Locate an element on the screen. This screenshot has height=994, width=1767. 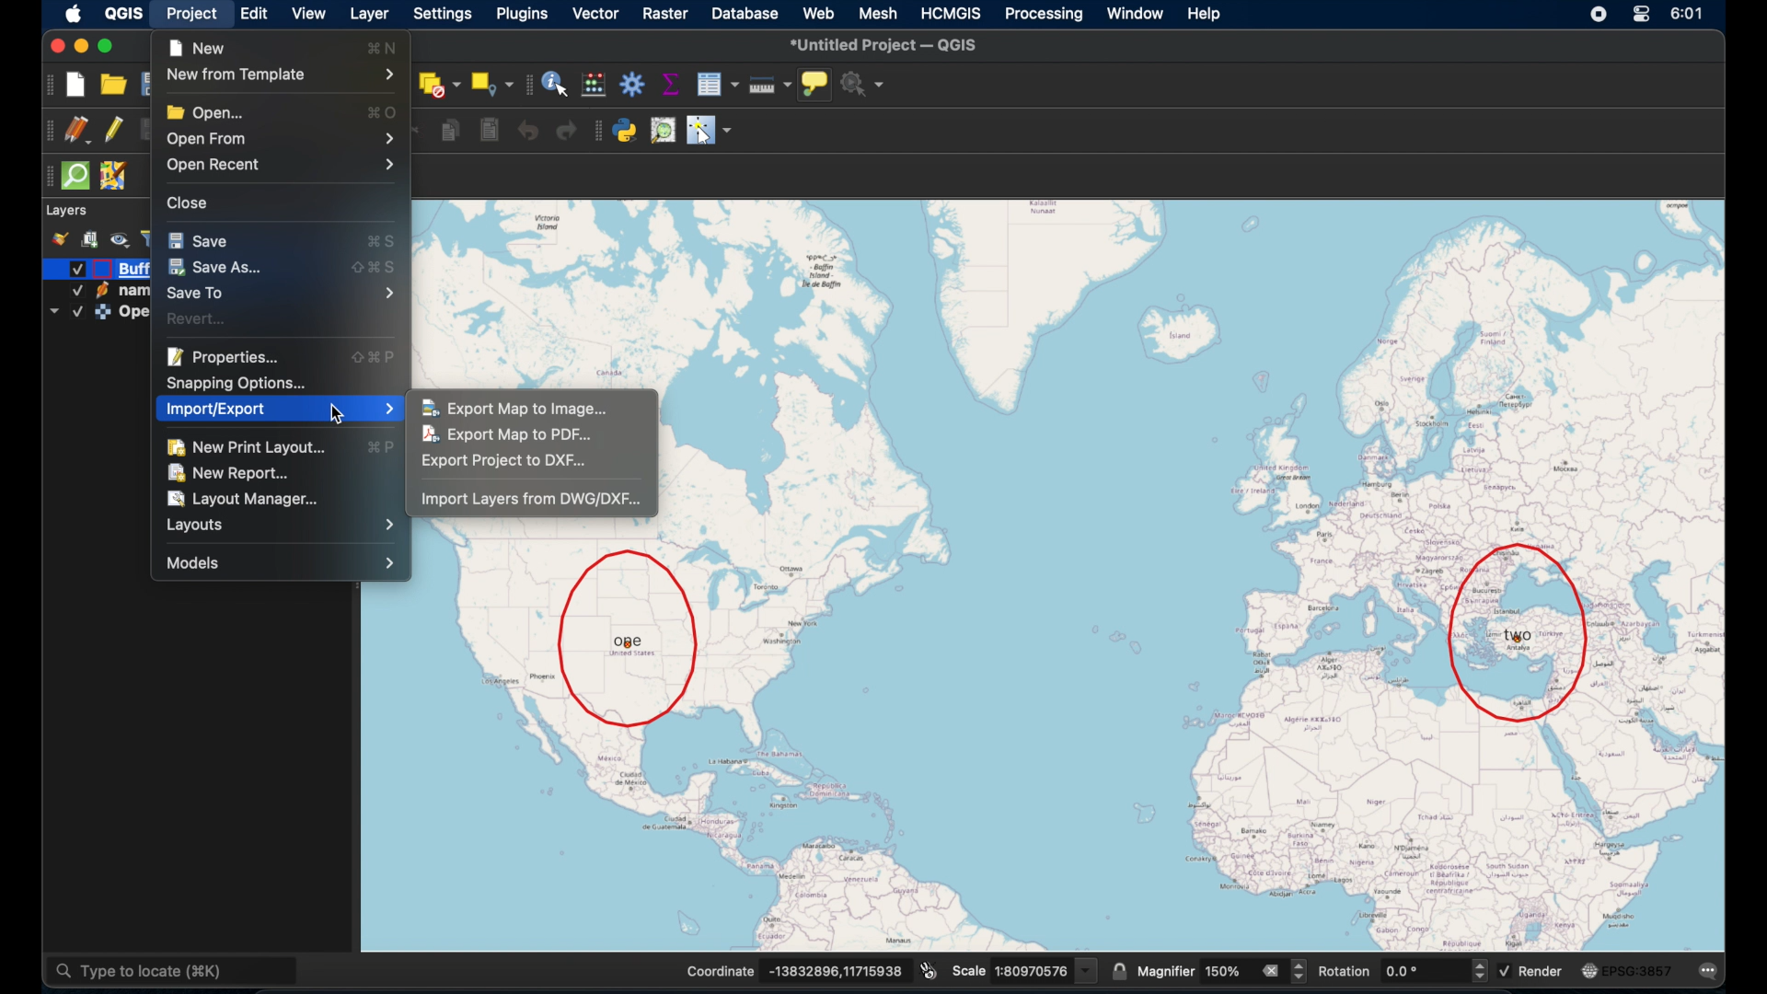
deselect features is located at coordinates (438, 83).